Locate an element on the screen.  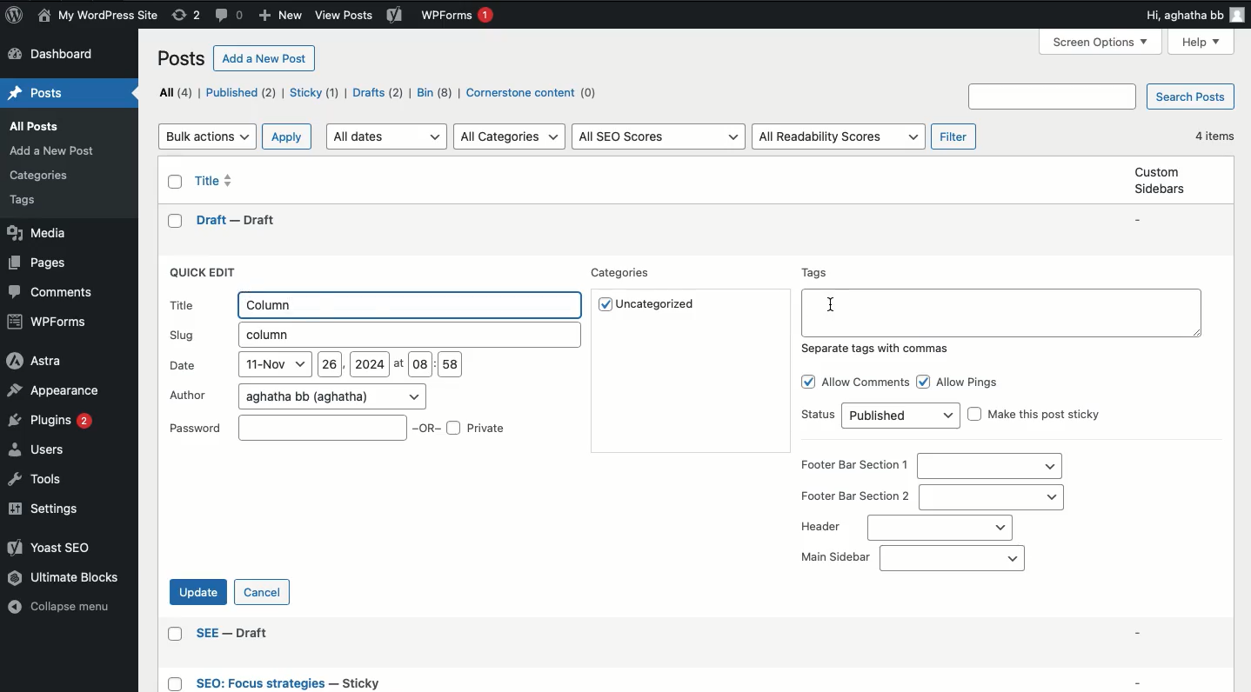
2024 is located at coordinates (370, 363).